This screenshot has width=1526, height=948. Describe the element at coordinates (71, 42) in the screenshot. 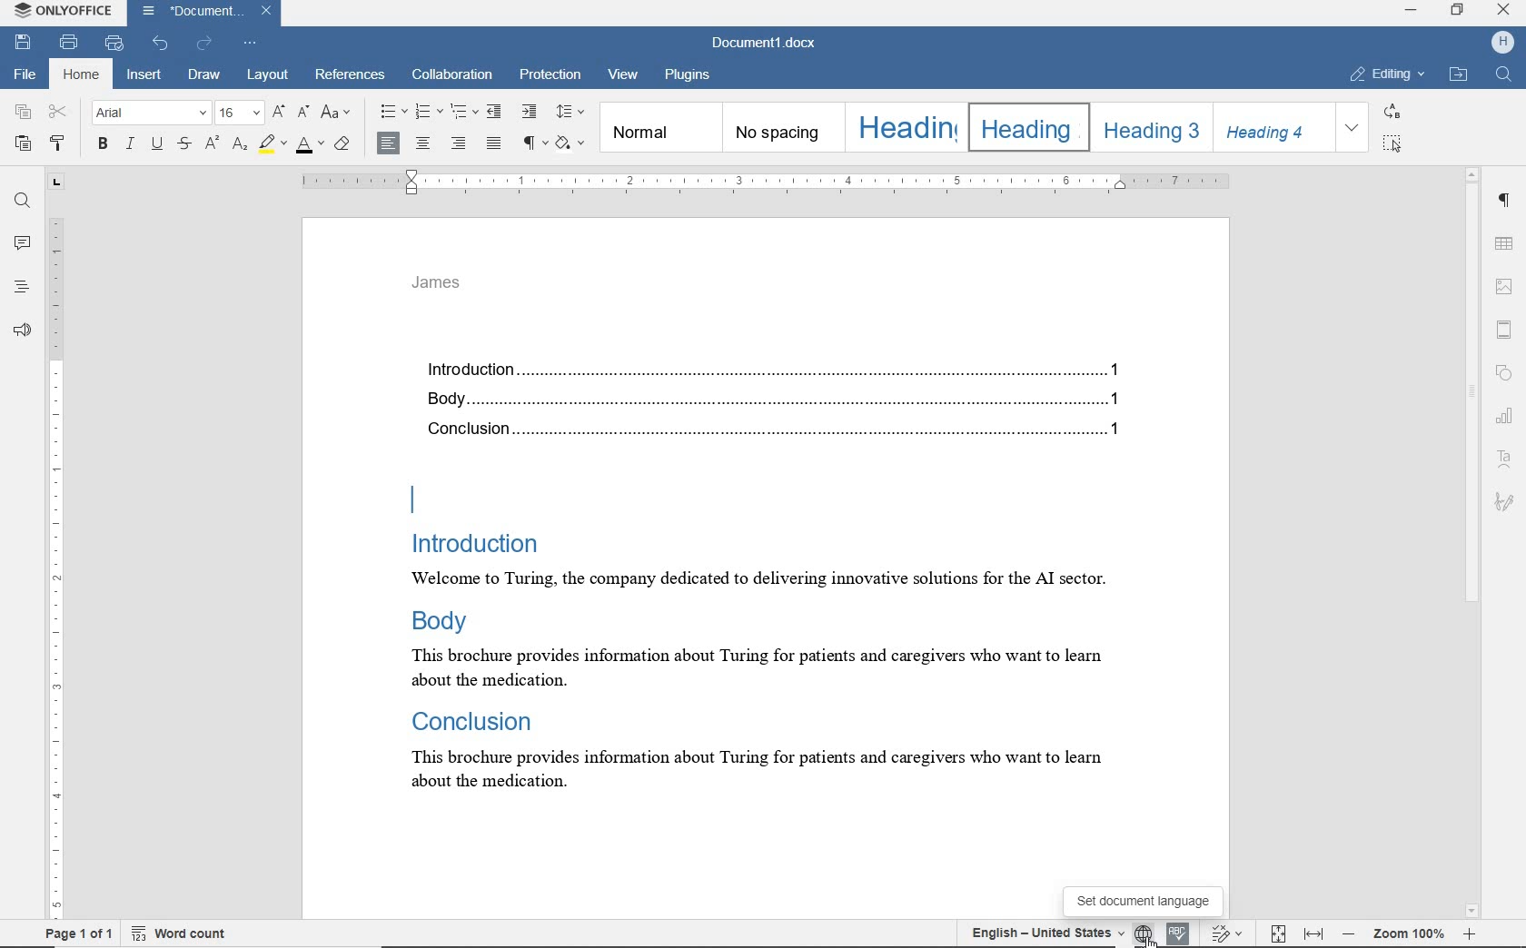

I see `print` at that location.